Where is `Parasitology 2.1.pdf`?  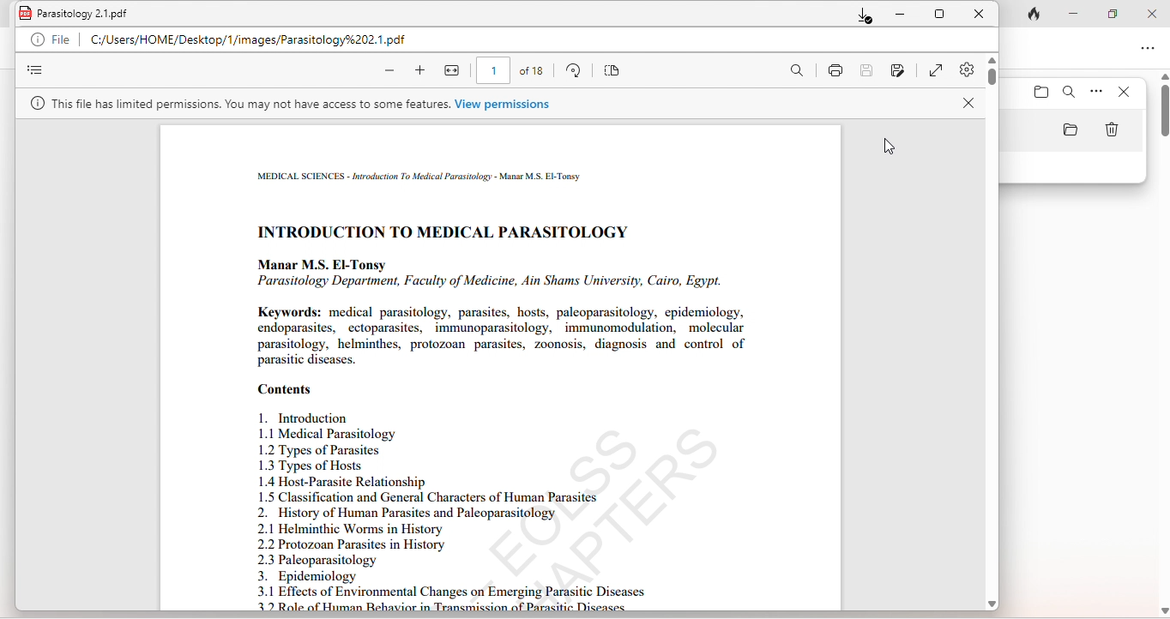 Parasitology 2.1.pdf is located at coordinates (79, 15).